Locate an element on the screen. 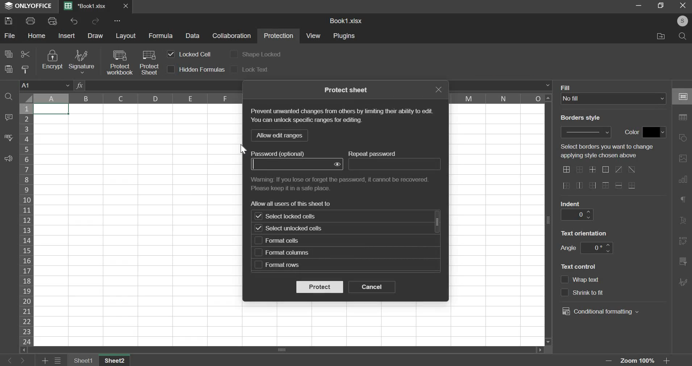 Image resolution: width=692 pixels, height=366 pixels. Zoom 100% is located at coordinates (640, 361).